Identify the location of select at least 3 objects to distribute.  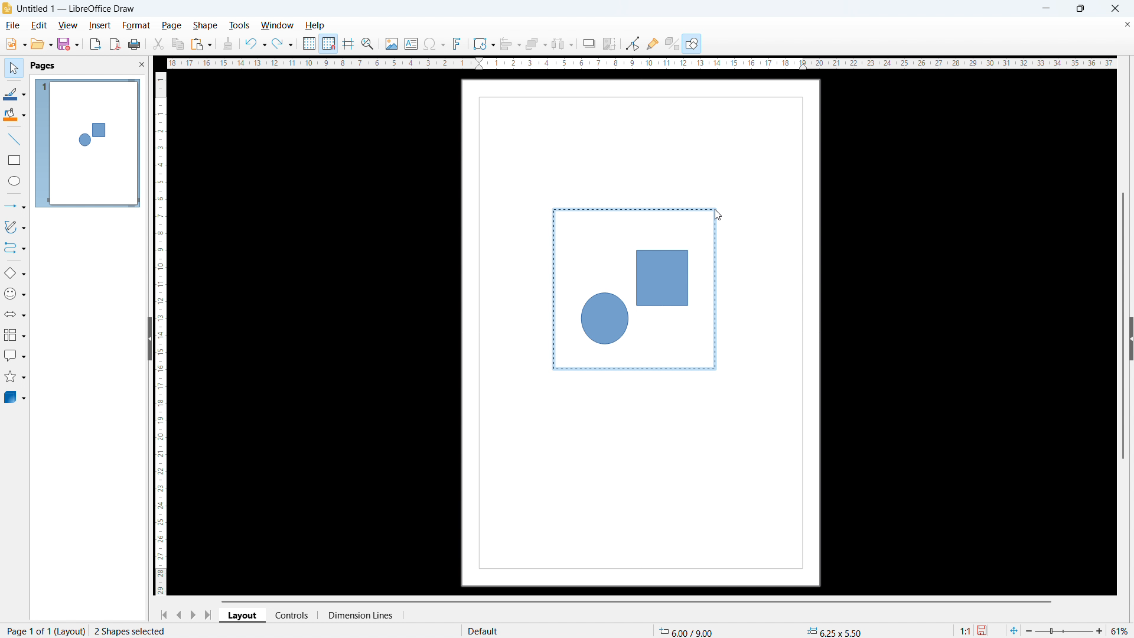
(563, 43).